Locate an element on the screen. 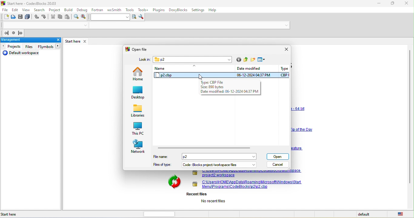 The height and width of the screenshot is (218, 414). name is located at coordinates (195, 69).